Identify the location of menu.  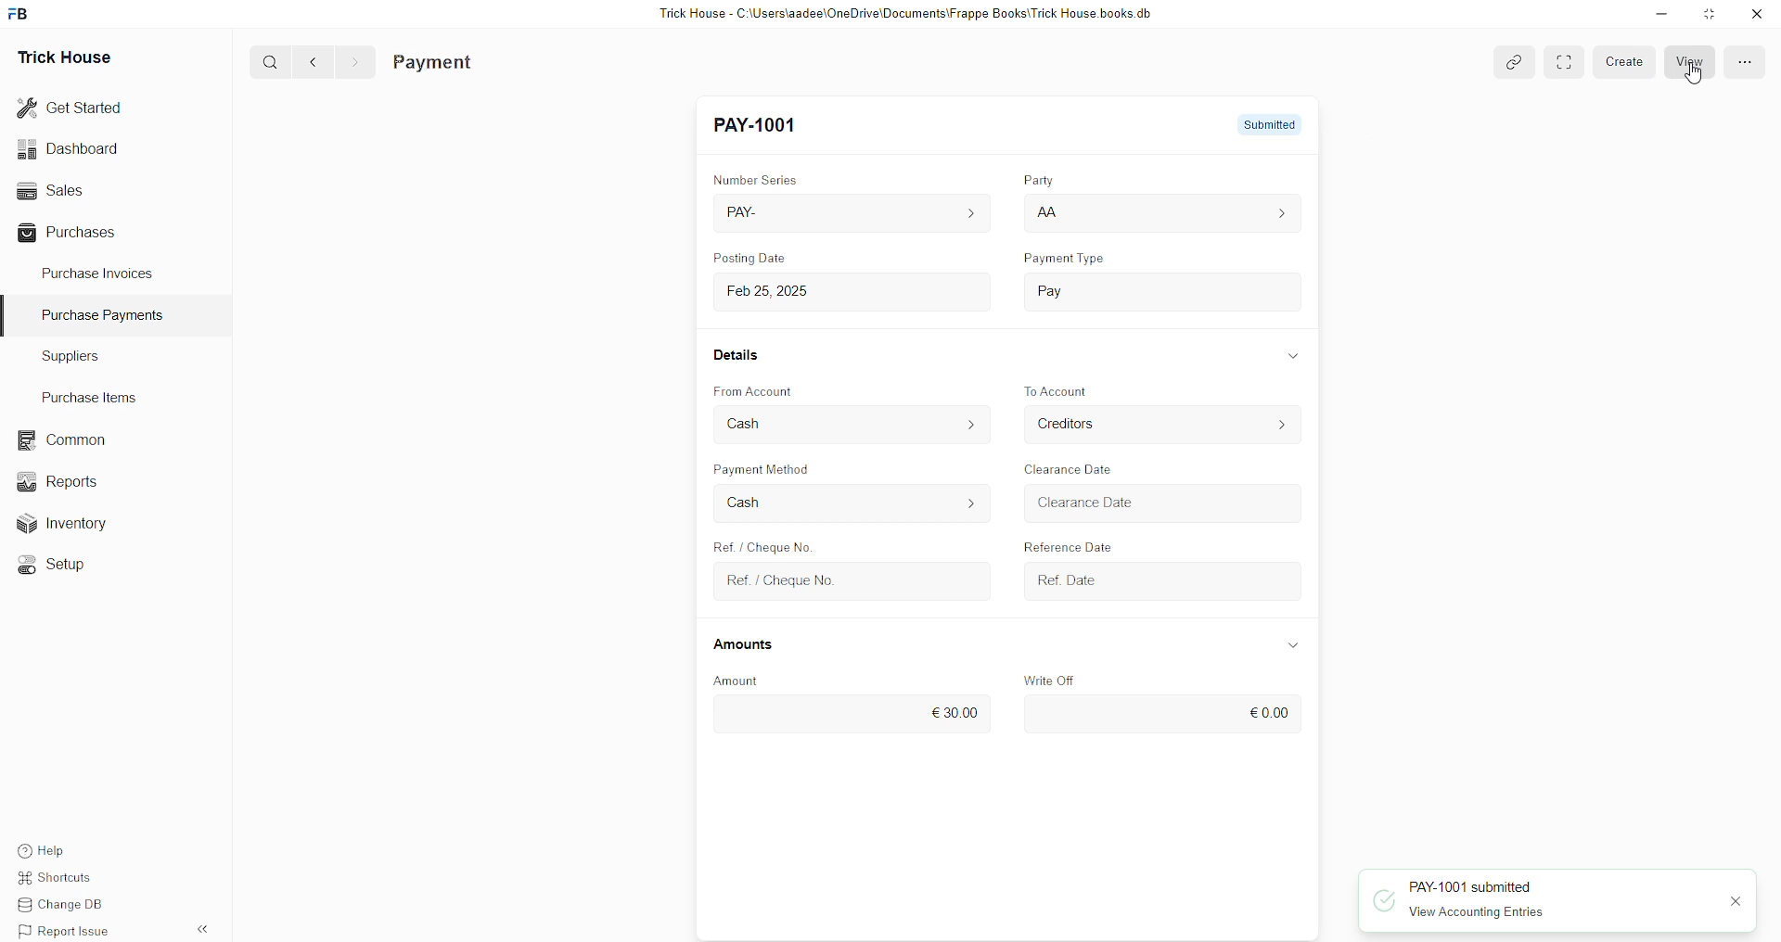
(1744, 60).